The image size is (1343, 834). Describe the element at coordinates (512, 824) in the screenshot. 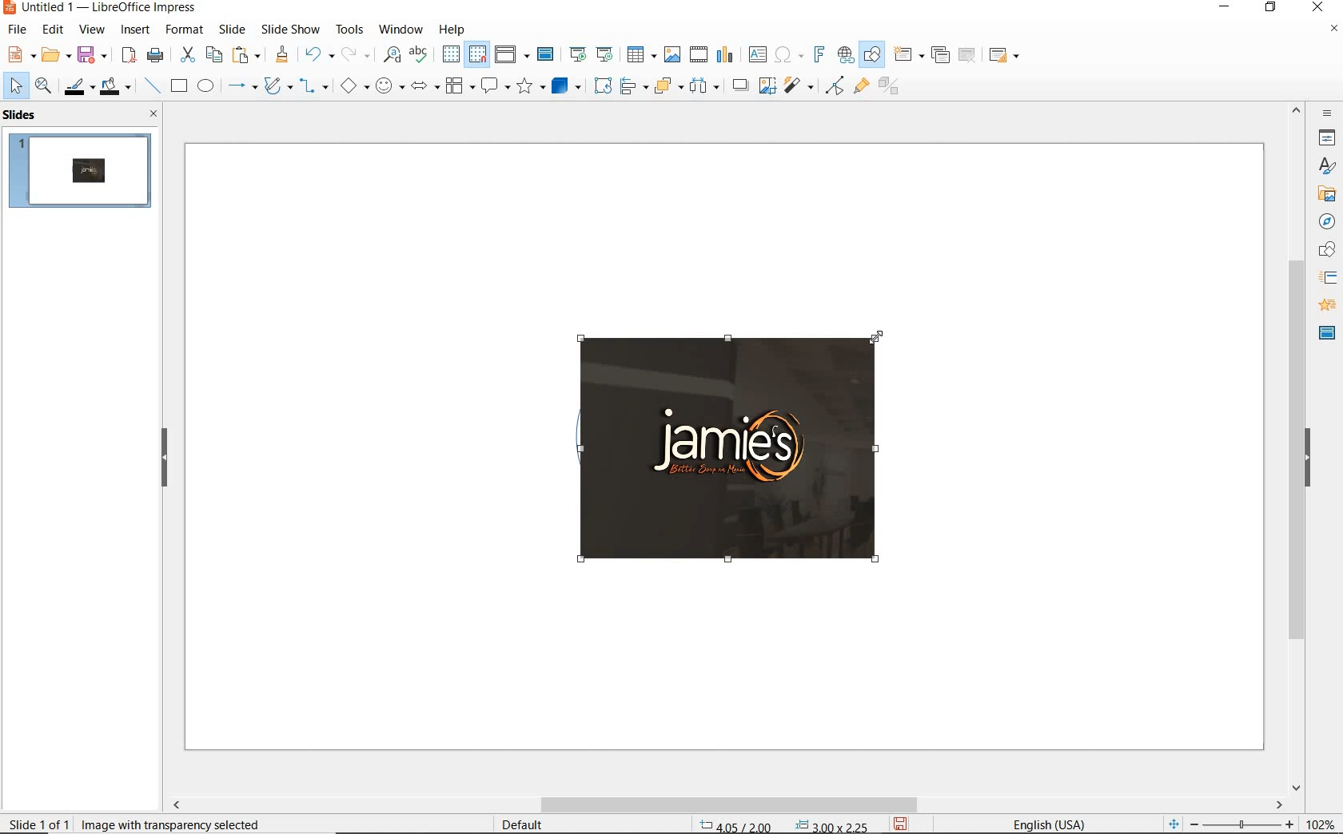

I see `default` at that location.